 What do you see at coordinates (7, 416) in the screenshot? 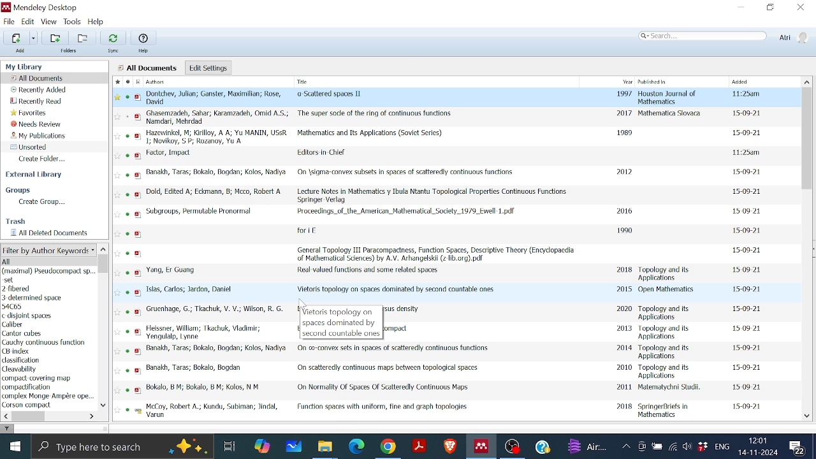
I see `Move left in filter by author keyword` at bounding box center [7, 416].